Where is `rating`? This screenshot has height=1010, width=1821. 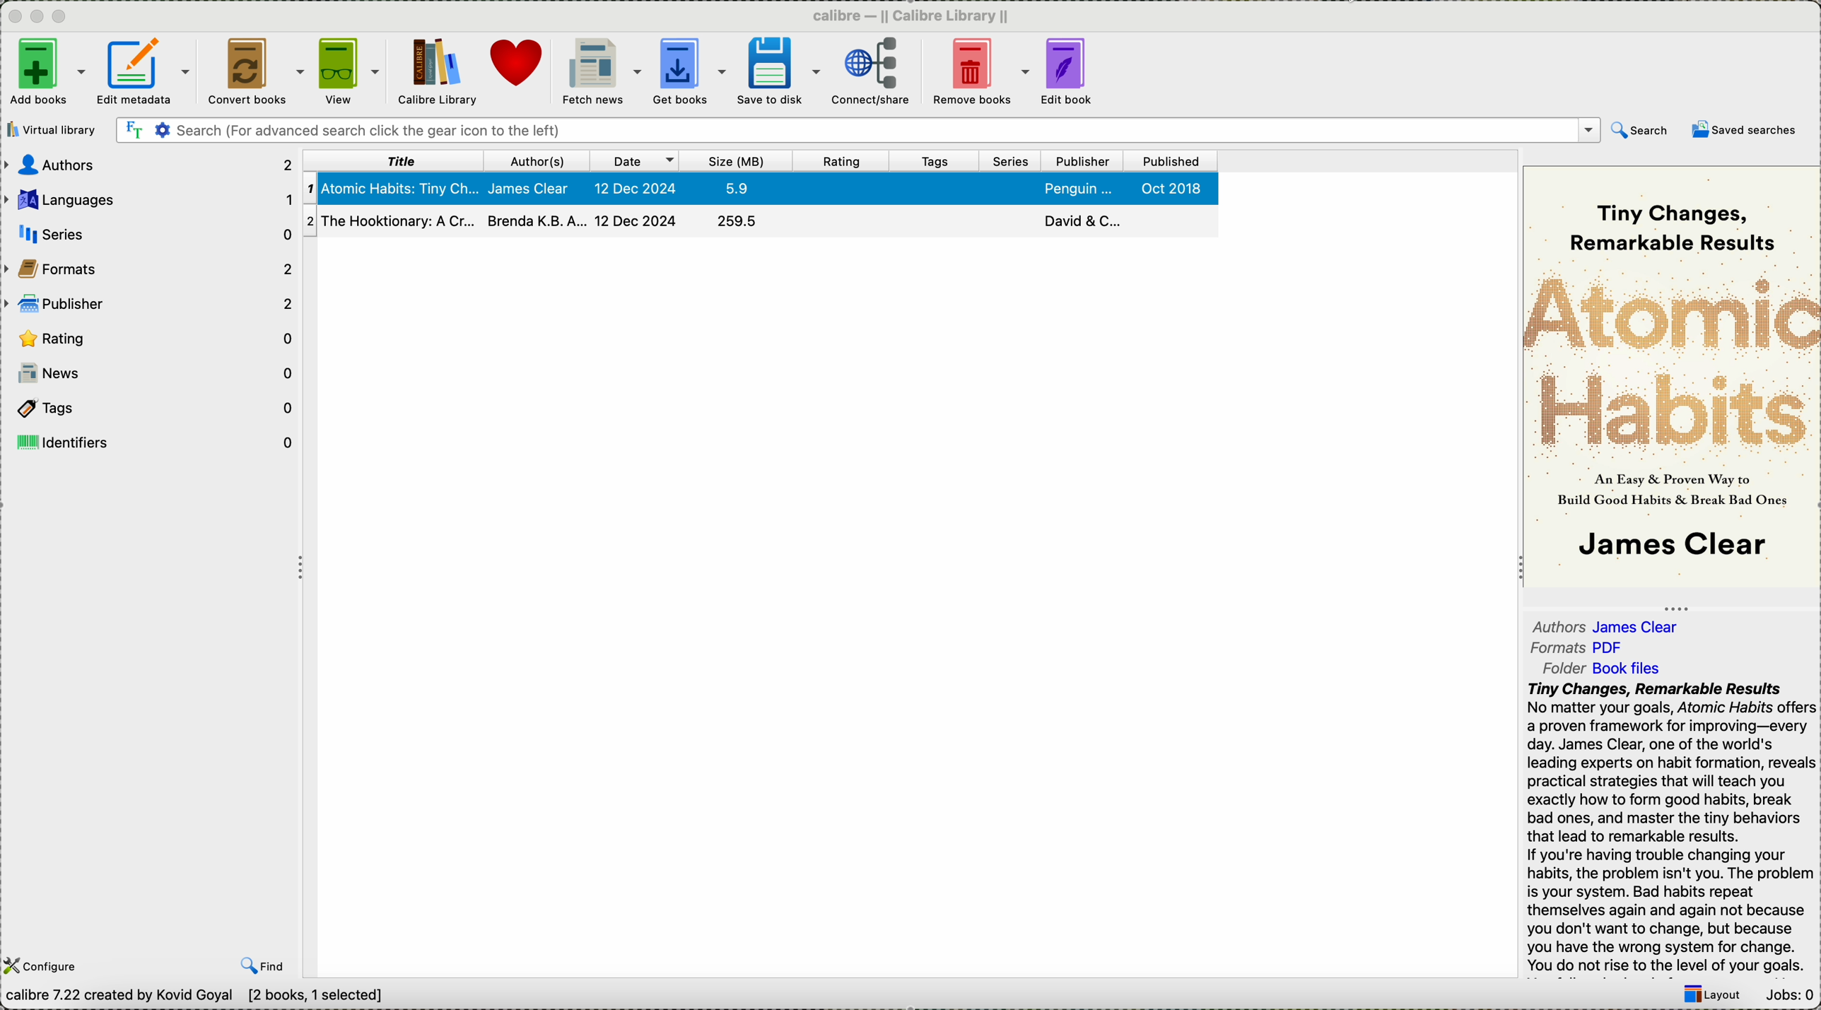 rating is located at coordinates (841, 161).